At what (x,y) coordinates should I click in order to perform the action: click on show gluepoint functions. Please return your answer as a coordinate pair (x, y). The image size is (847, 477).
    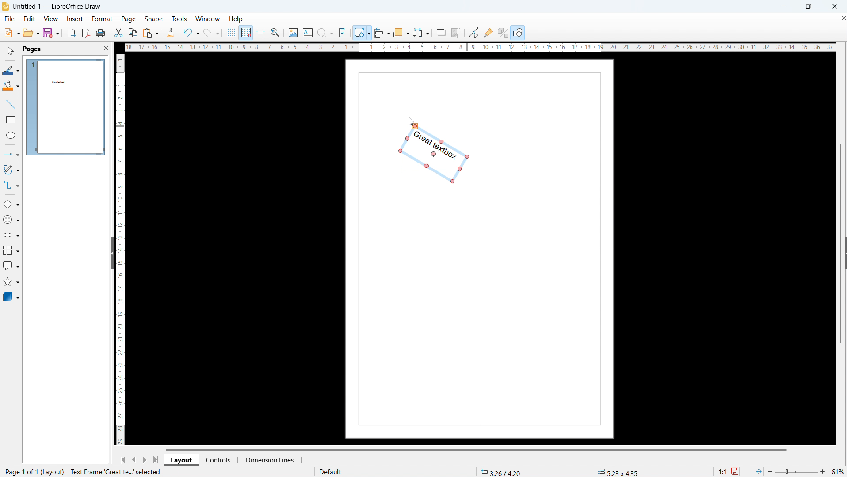
    Looking at the image, I should click on (488, 32).